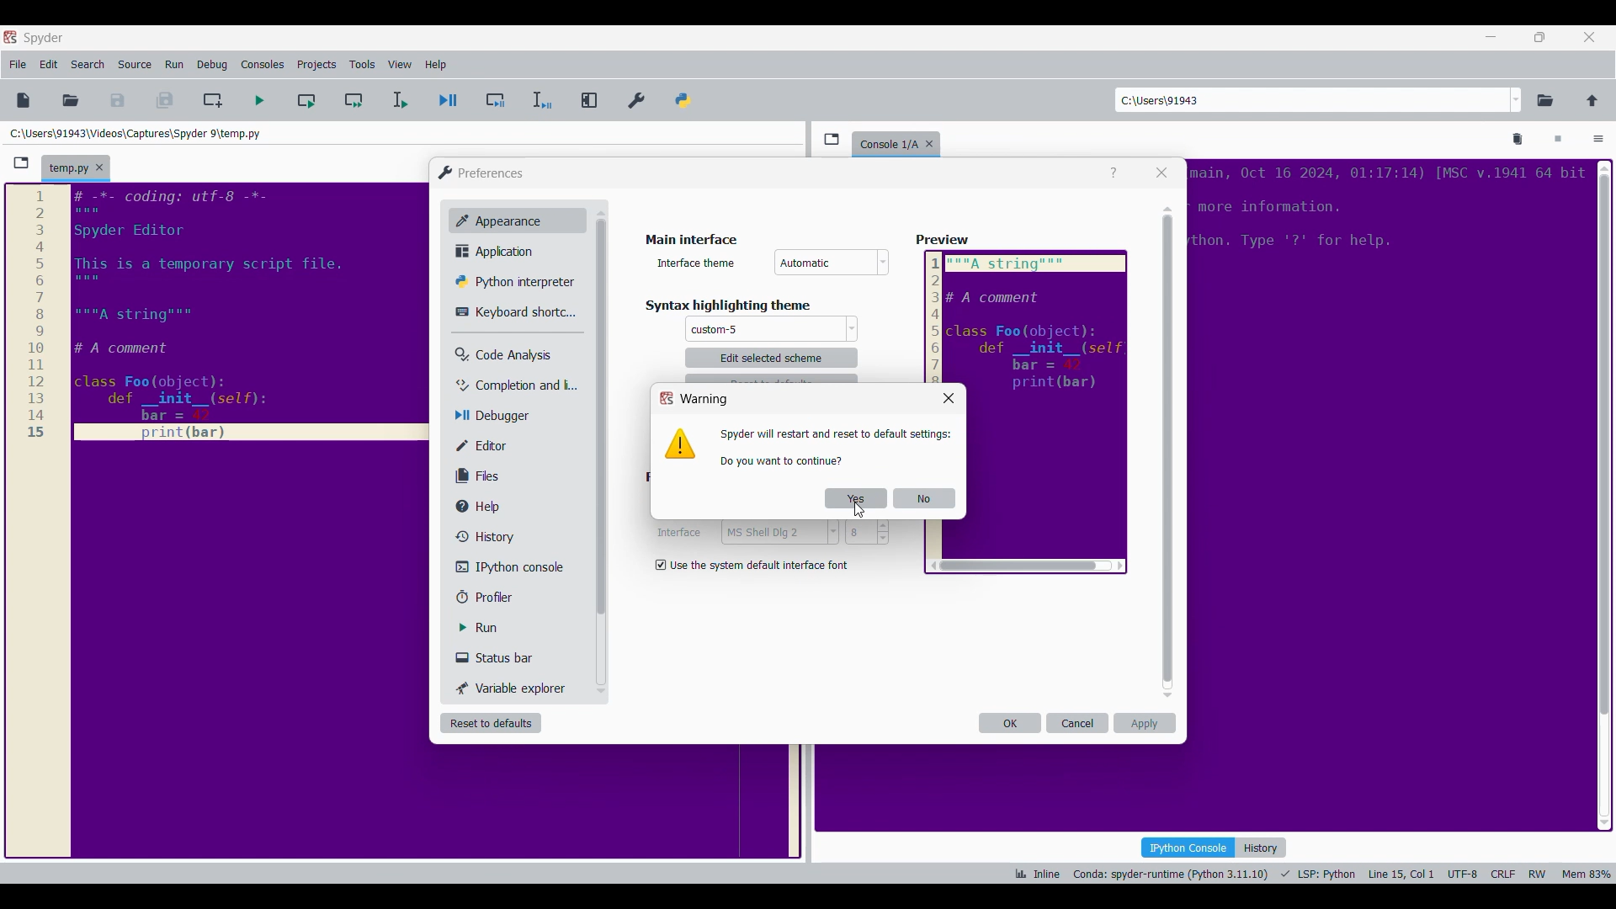  What do you see at coordinates (136, 134) in the screenshot?
I see `Folder location` at bounding box center [136, 134].